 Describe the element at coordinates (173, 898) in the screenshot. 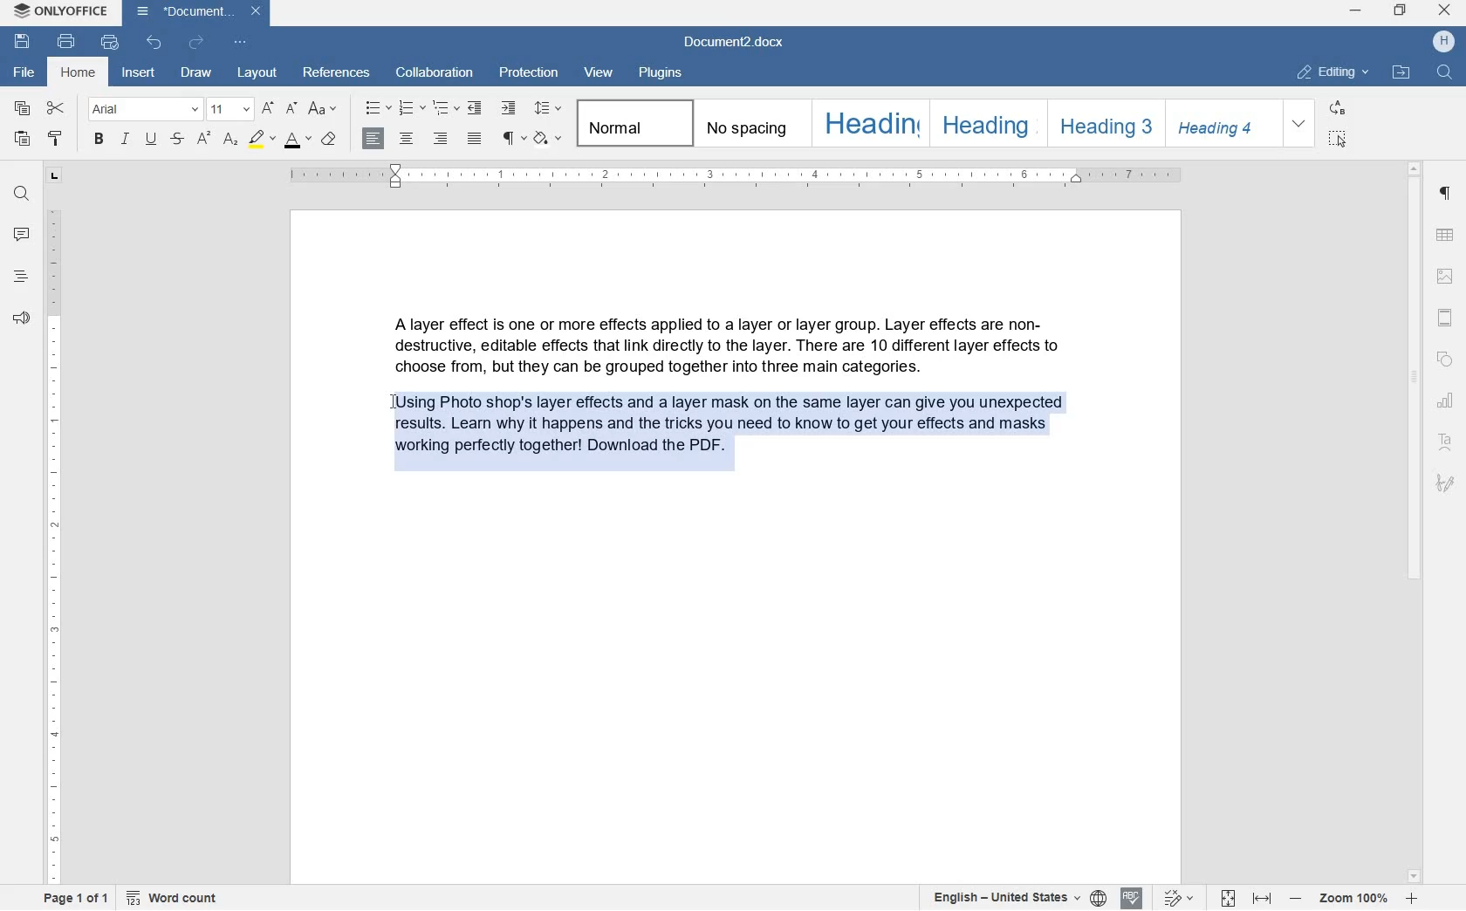

I see `WORD COUNT` at that location.